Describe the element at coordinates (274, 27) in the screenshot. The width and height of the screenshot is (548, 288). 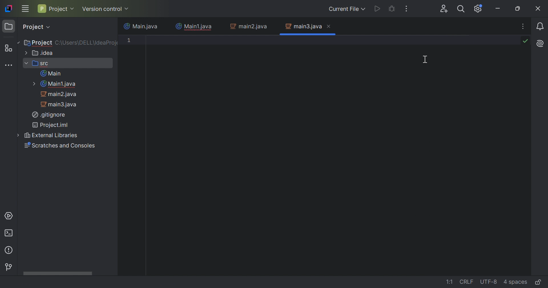
I see `Close` at that location.